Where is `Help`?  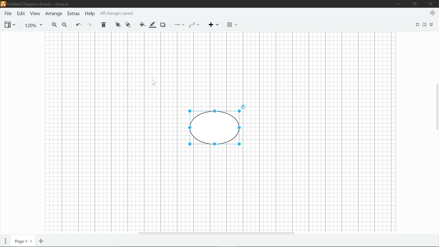 Help is located at coordinates (90, 13).